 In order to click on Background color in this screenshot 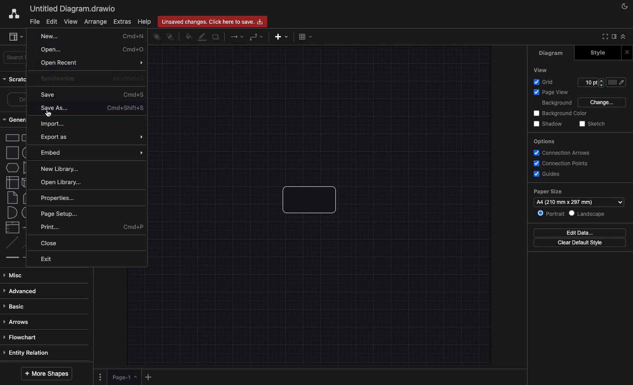, I will do `click(560, 113)`.